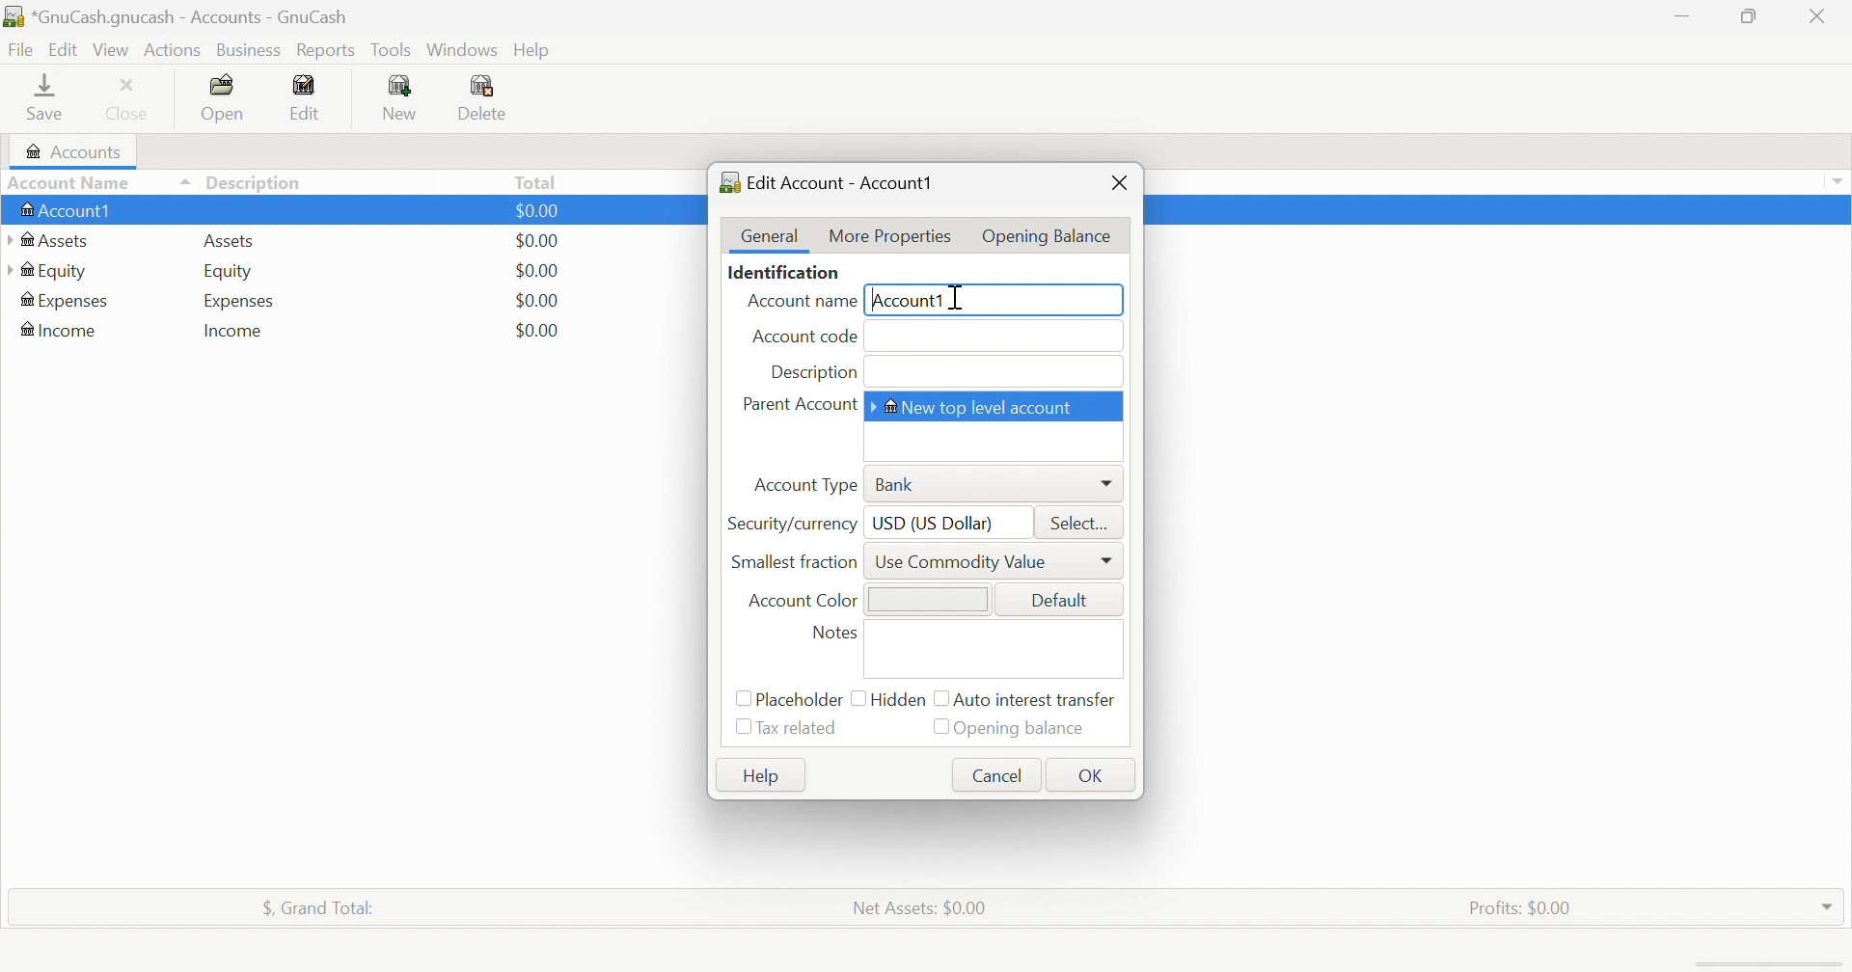 This screenshot has height=972, width=1852. Describe the element at coordinates (76, 152) in the screenshot. I see `Accounts` at that location.